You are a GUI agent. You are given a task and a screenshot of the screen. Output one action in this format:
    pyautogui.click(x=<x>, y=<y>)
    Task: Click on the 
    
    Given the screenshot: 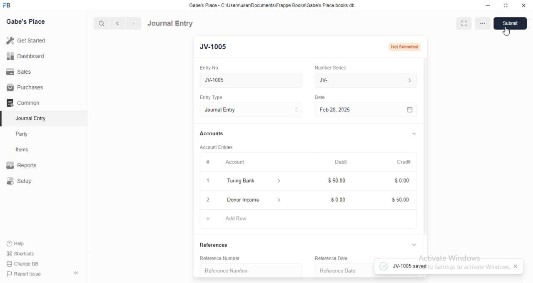 What is the action you would take?
    pyautogui.click(x=321, y=98)
    